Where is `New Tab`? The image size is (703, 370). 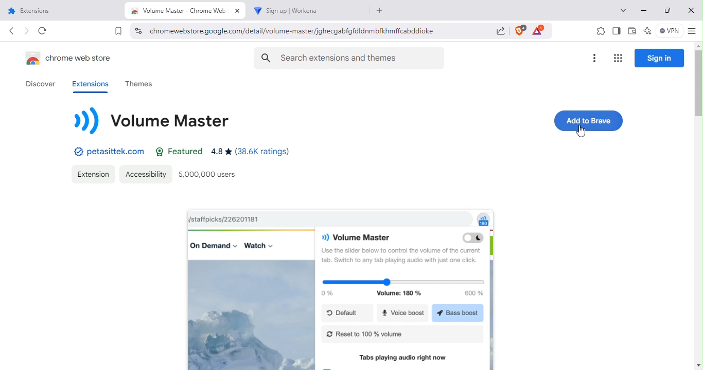
New Tab is located at coordinates (381, 10).